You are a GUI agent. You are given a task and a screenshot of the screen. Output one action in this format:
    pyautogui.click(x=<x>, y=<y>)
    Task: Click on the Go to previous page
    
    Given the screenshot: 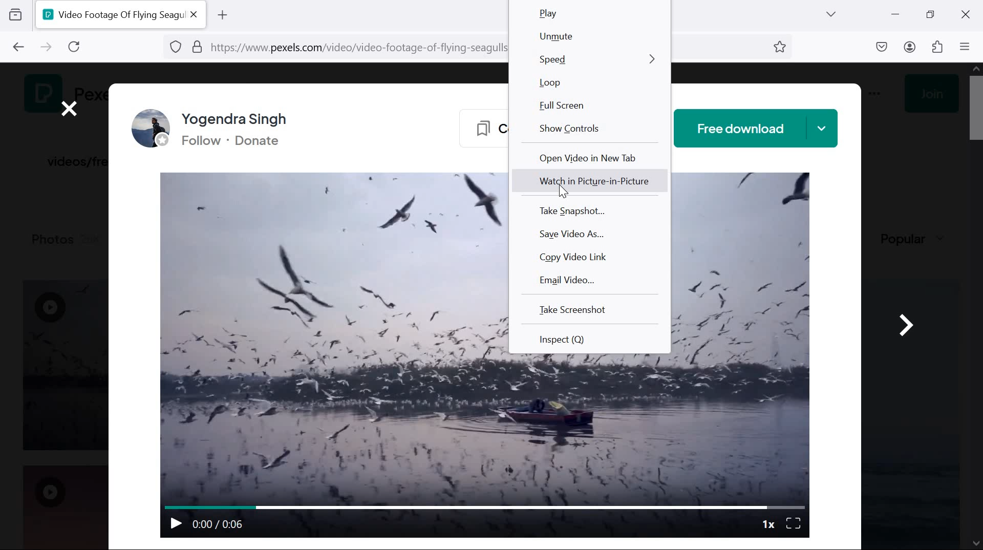 What is the action you would take?
    pyautogui.click(x=16, y=45)
    